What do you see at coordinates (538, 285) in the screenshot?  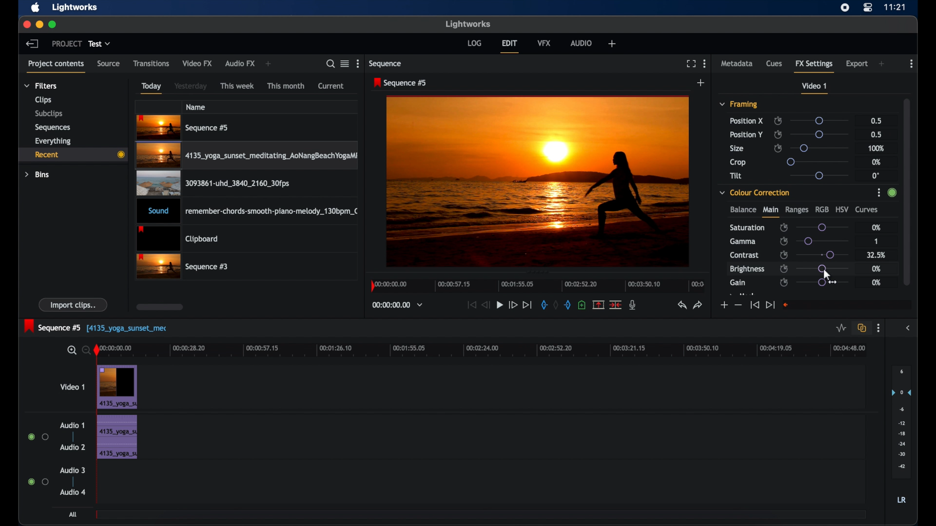 I see `timeline` at bounding box center [538, 285].